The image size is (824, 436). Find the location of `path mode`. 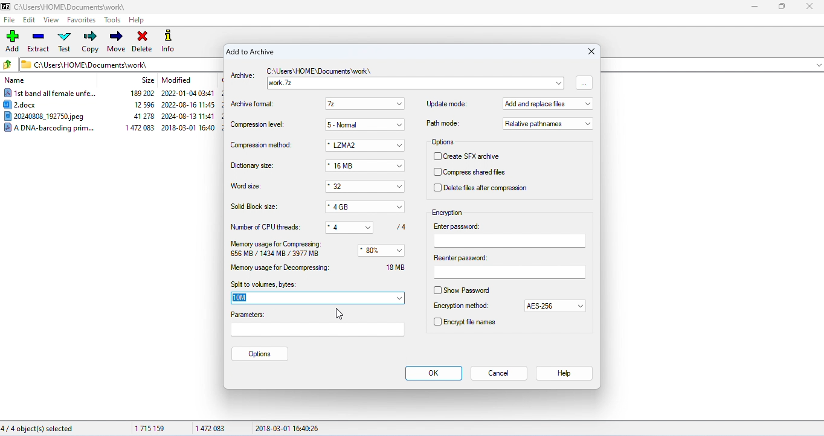

path mode is located at coordinates (443, 123).